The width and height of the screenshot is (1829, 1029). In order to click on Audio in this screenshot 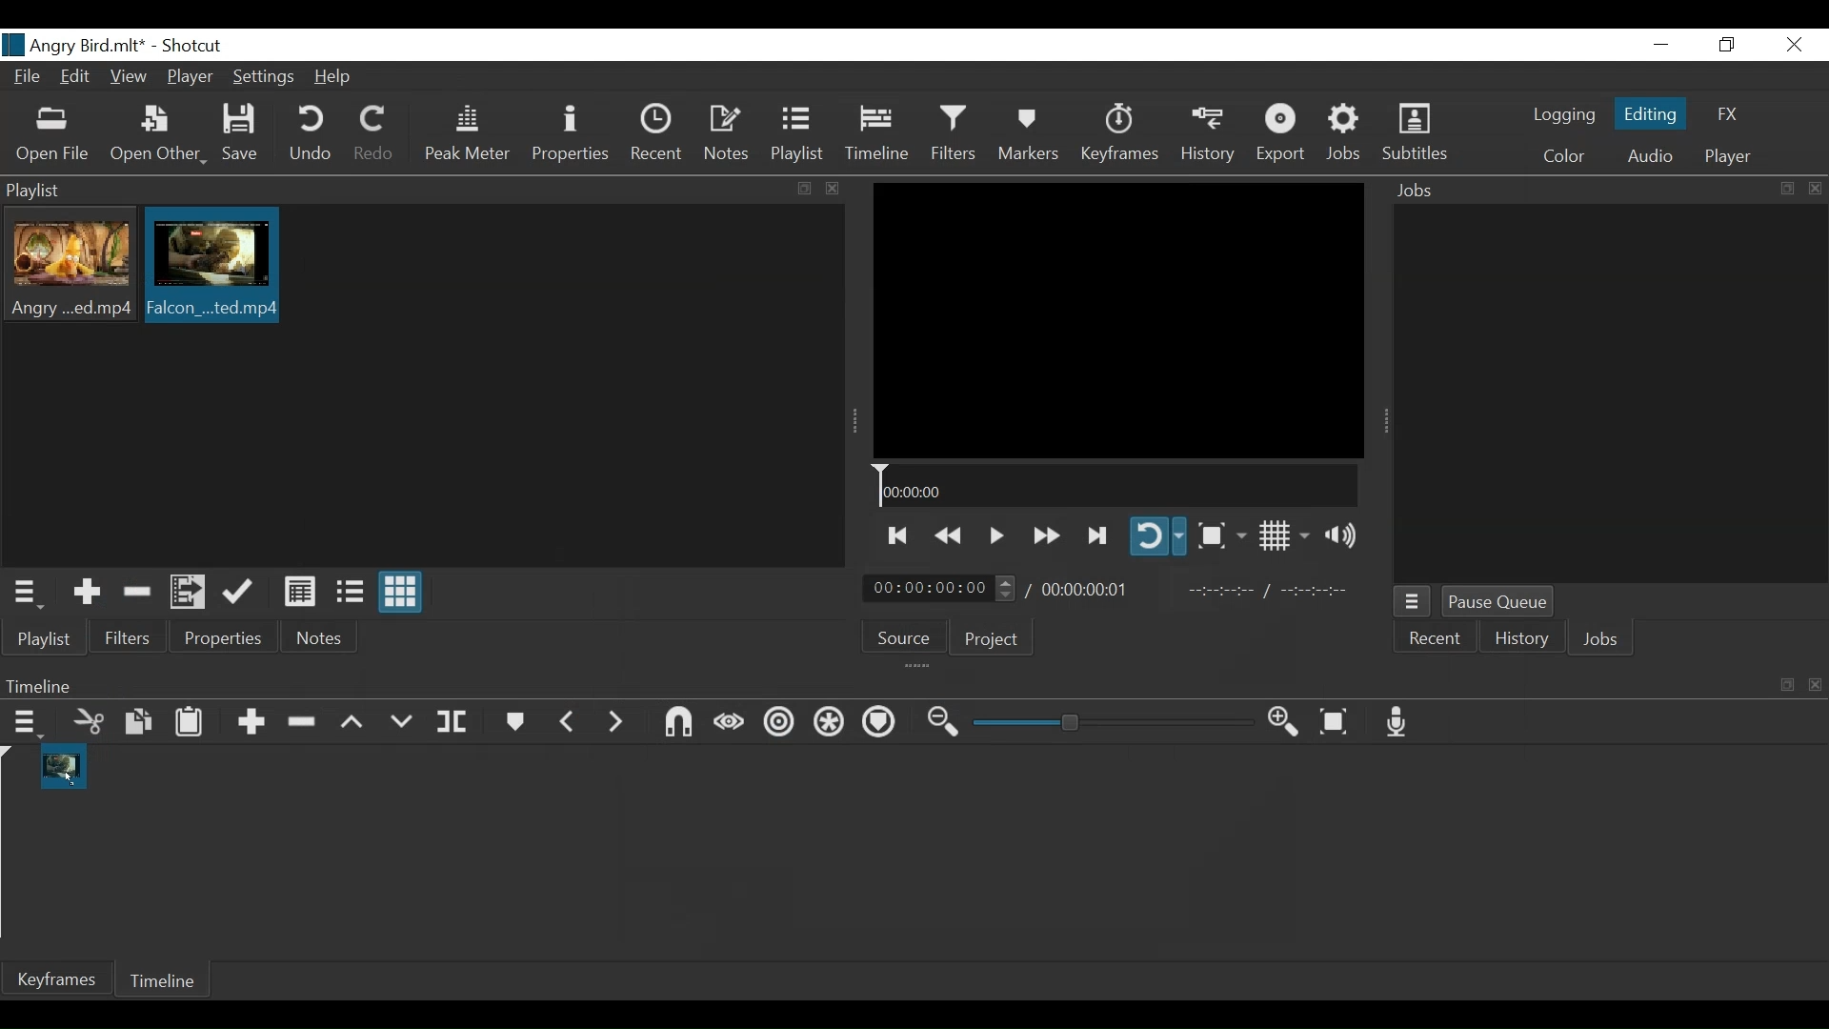, I will do `click(1649, 158)`.